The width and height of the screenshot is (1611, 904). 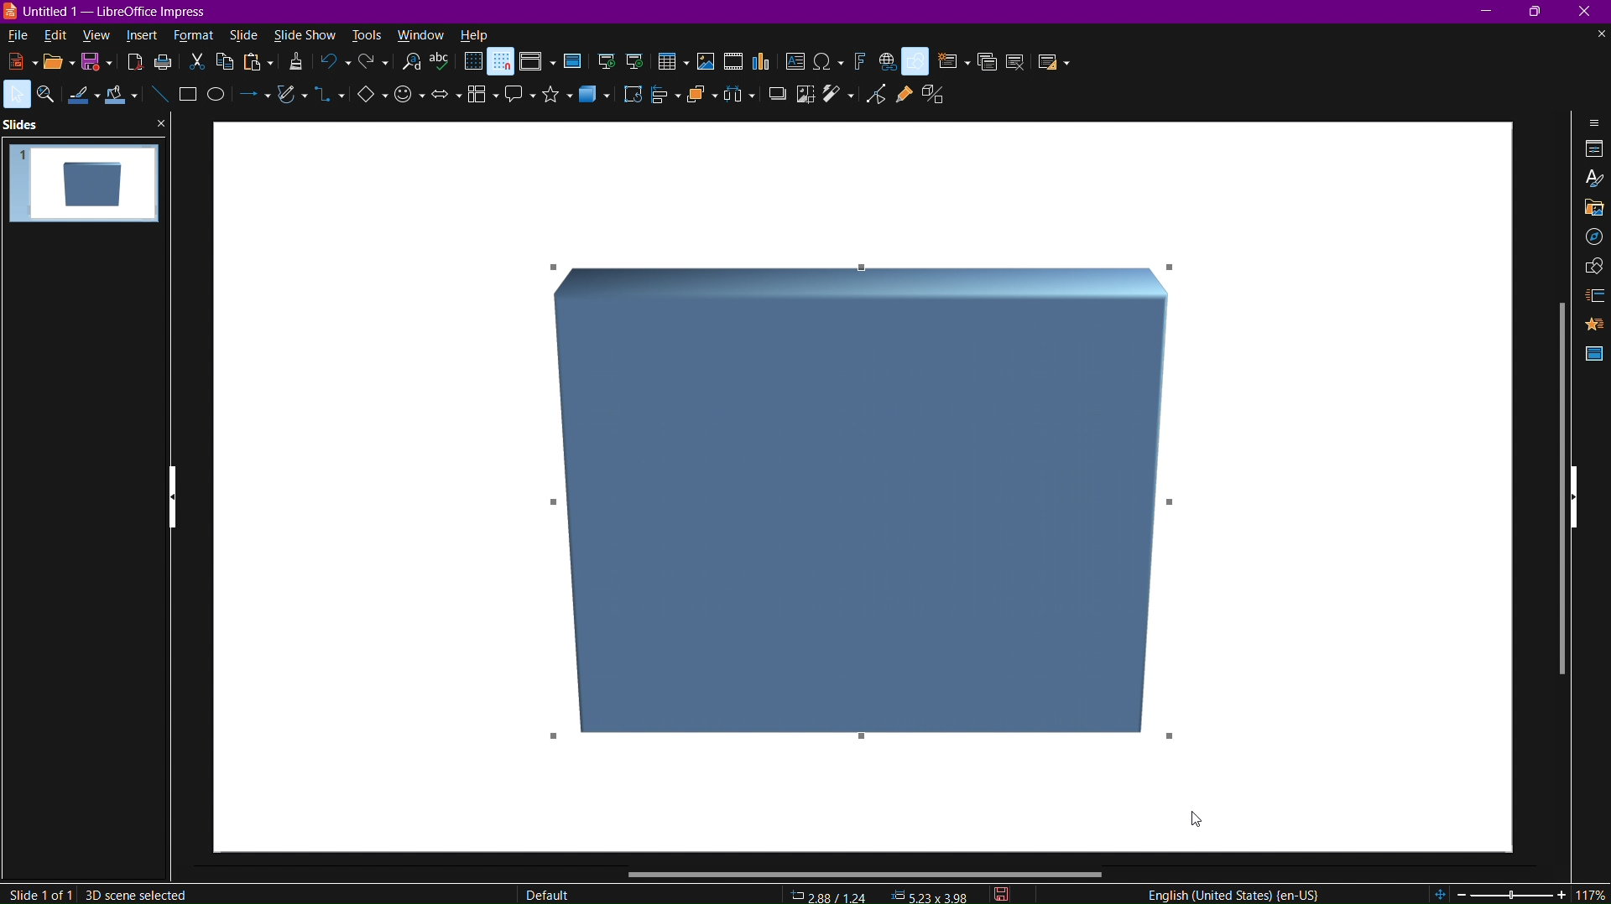 I want to click on view, so click(x=99, y=37).